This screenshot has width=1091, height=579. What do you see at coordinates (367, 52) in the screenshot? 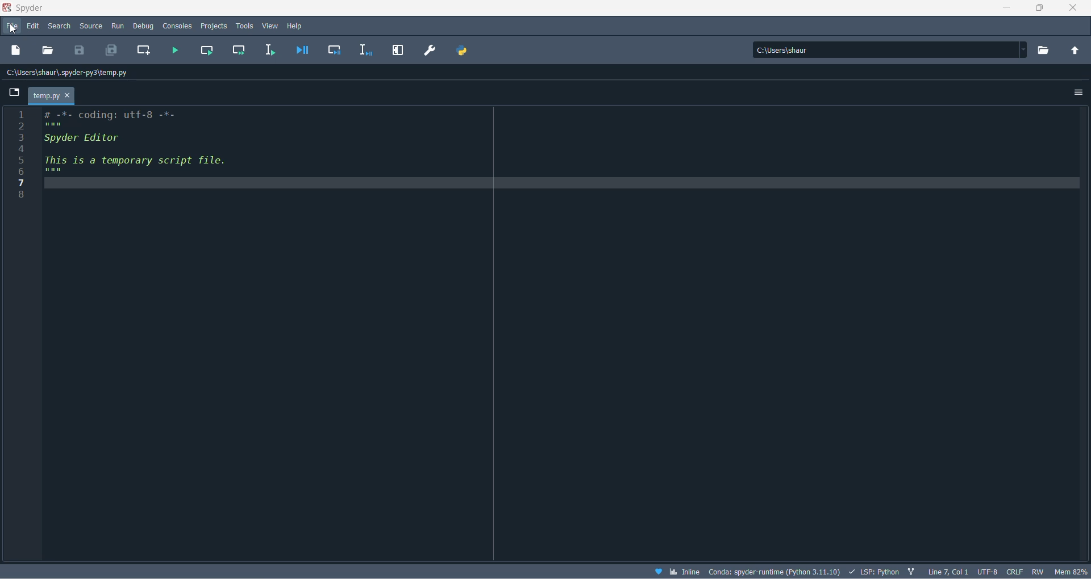
I see `debug selection or current line` at bounding box center [367, 52].